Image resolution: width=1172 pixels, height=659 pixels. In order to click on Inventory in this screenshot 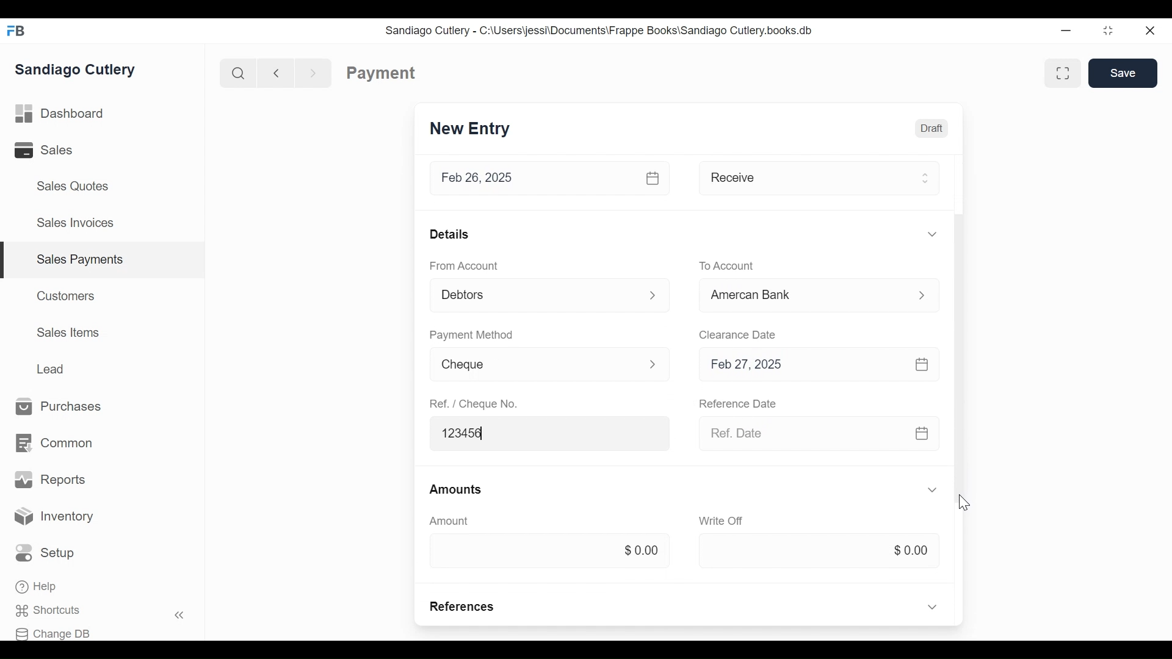, I will do `click(55, 517)`.